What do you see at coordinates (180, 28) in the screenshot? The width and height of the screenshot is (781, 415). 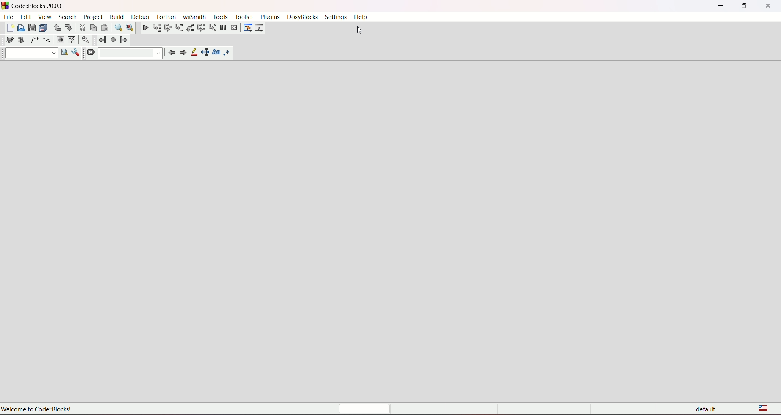 I see `step into` at bounding box center [180, 28].